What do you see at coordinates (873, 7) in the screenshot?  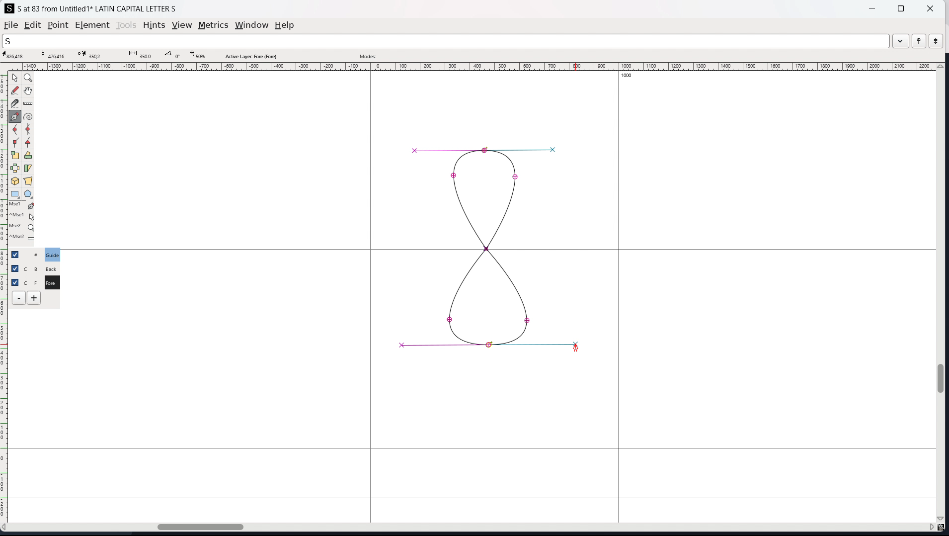 I see `minimize` at bounding box center [873, 7].